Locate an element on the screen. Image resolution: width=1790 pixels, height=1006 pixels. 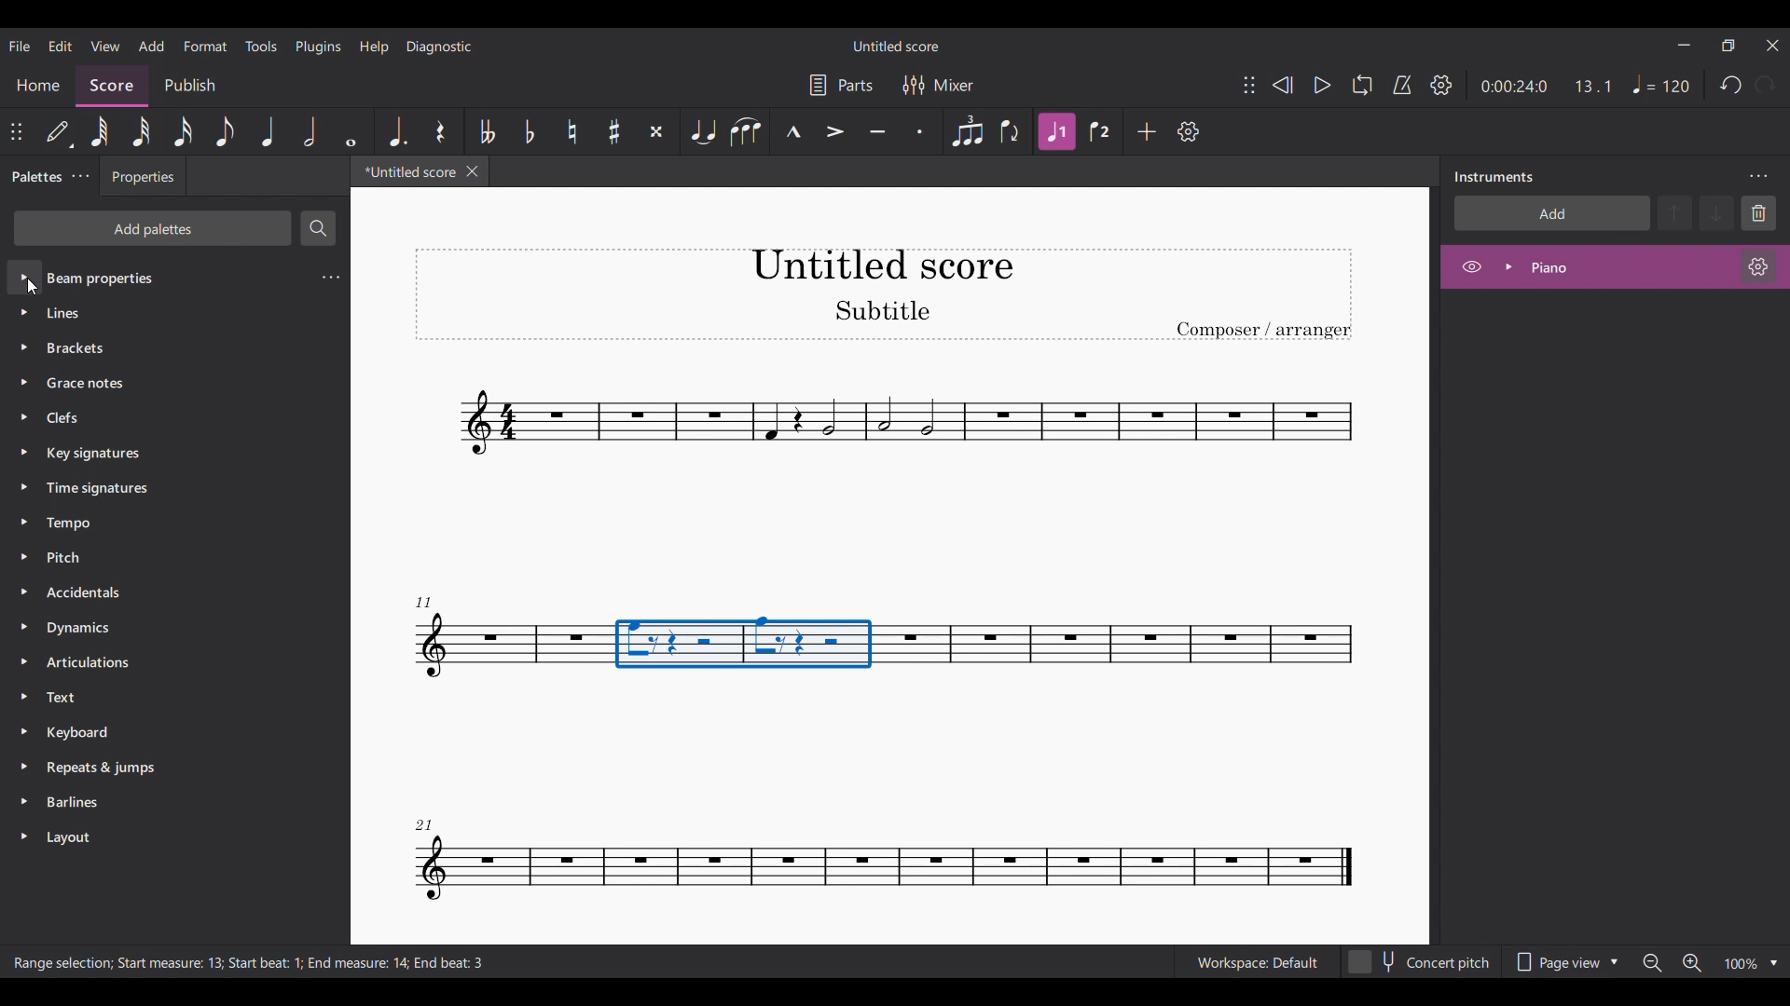
Clefs is located at coordinates (170, 416).